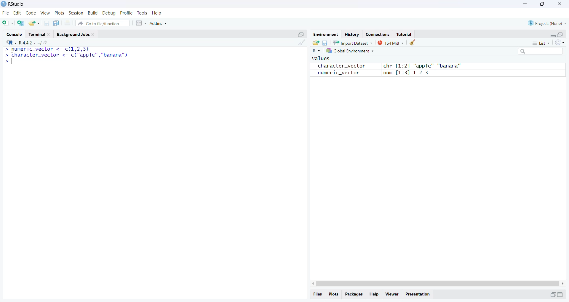  What do you see at coordinates (303, 43) in the screenshot?
I see `clear console` at bounding box center [303, 43].